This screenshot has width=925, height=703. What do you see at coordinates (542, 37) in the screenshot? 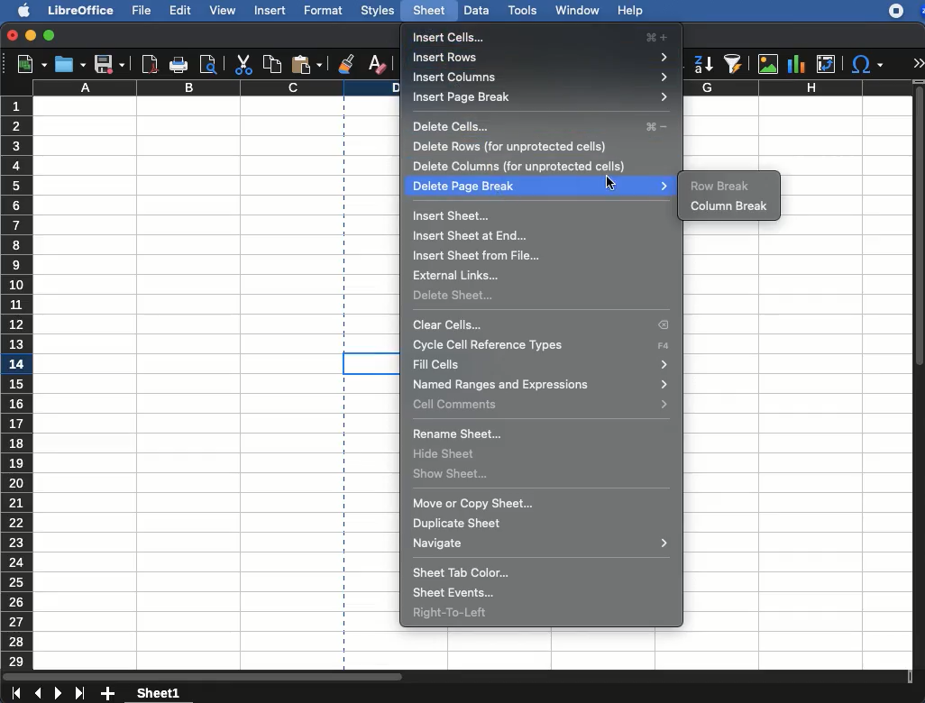
I see `insert cells` at bounding box center [542, 37].